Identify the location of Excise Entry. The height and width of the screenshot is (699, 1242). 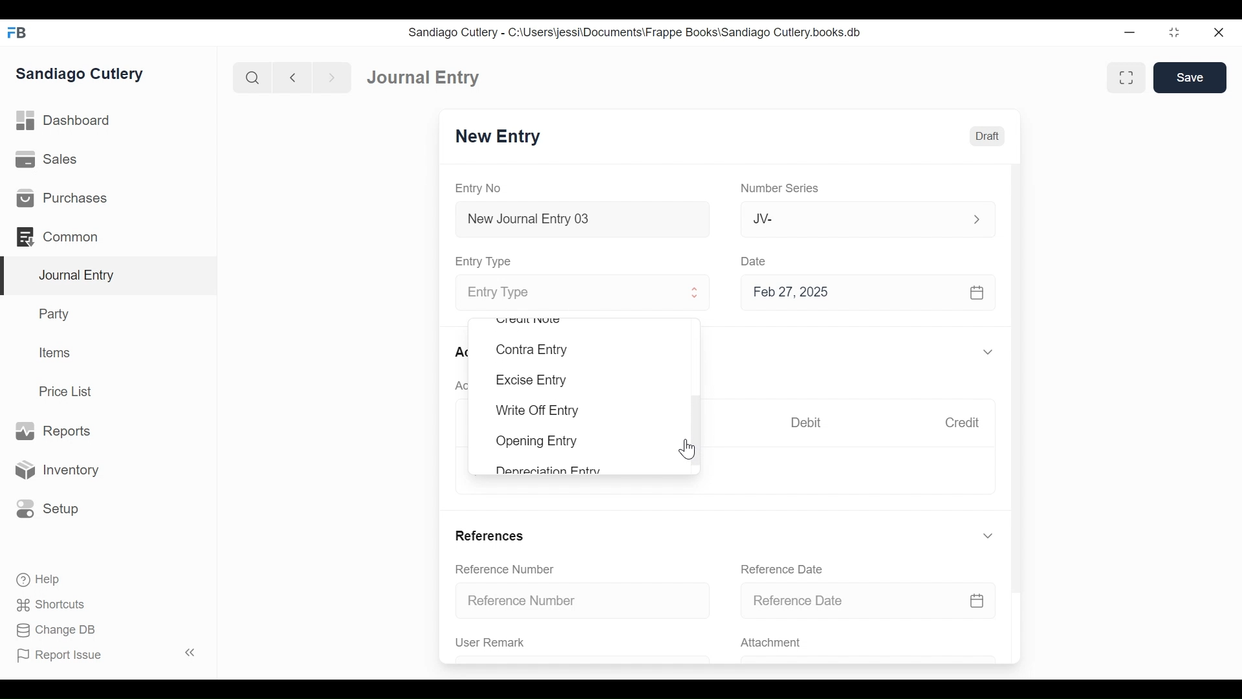
(532, 380).